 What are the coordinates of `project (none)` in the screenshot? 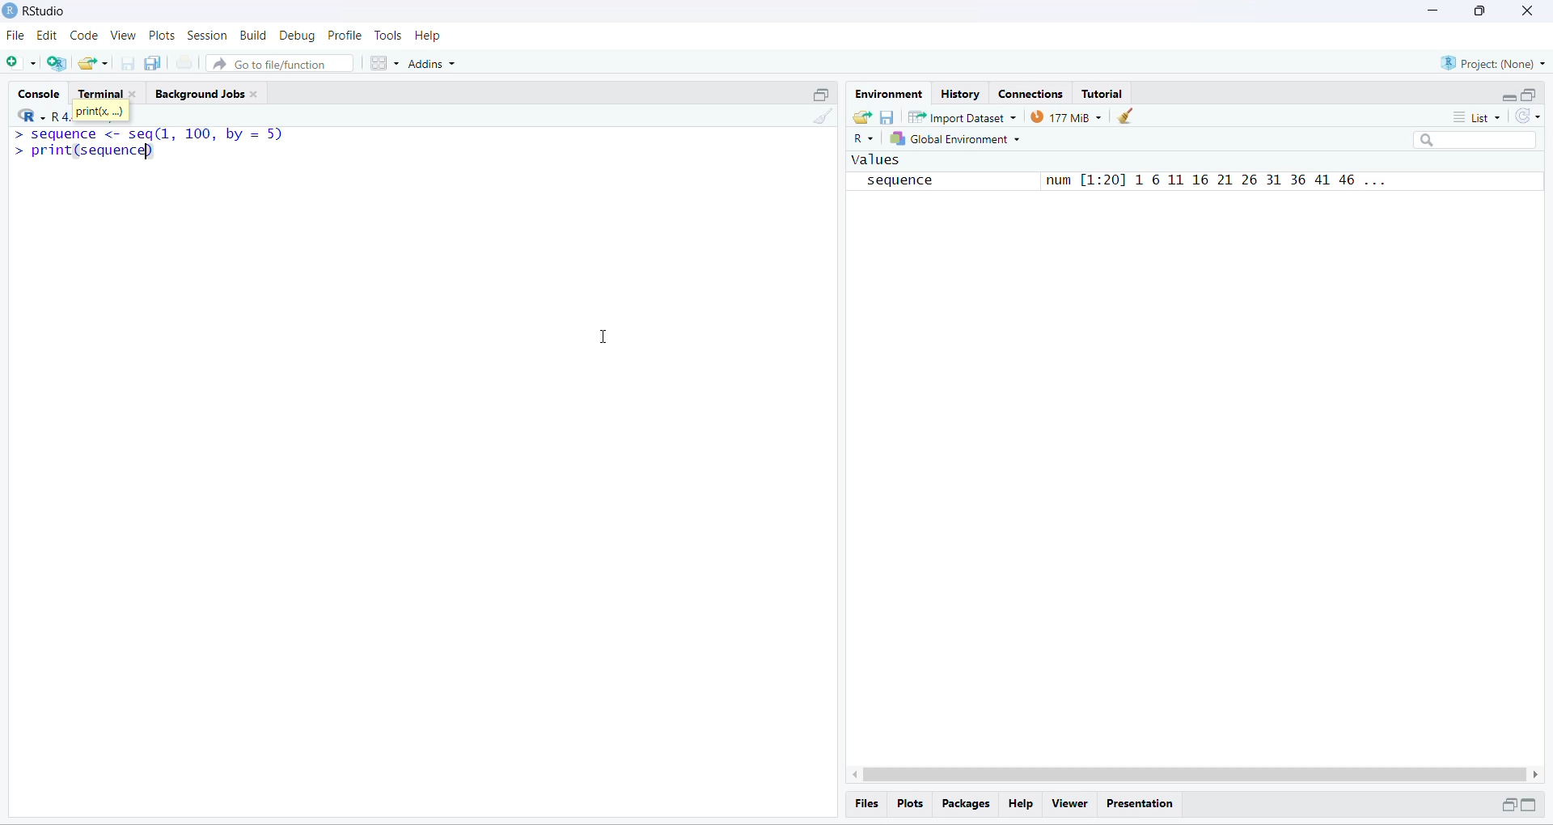 It's located at (1492, 63).